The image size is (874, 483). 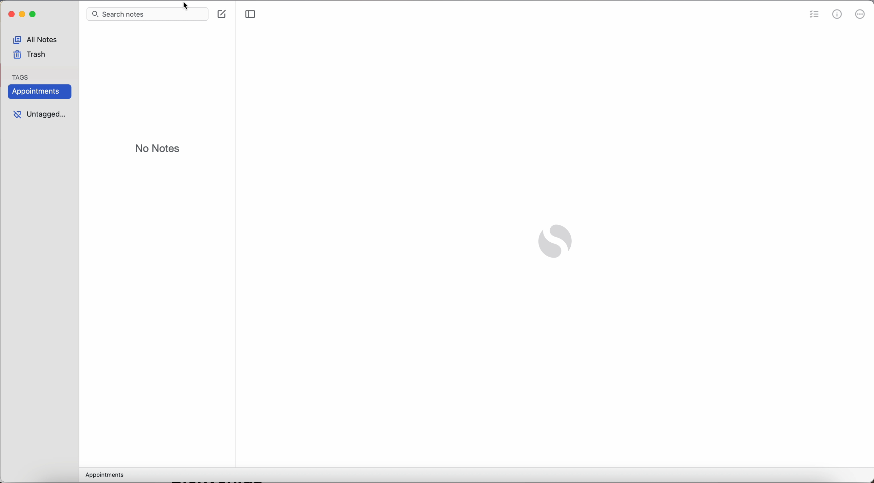 I want to click on more options, so click(x=861, y=15).